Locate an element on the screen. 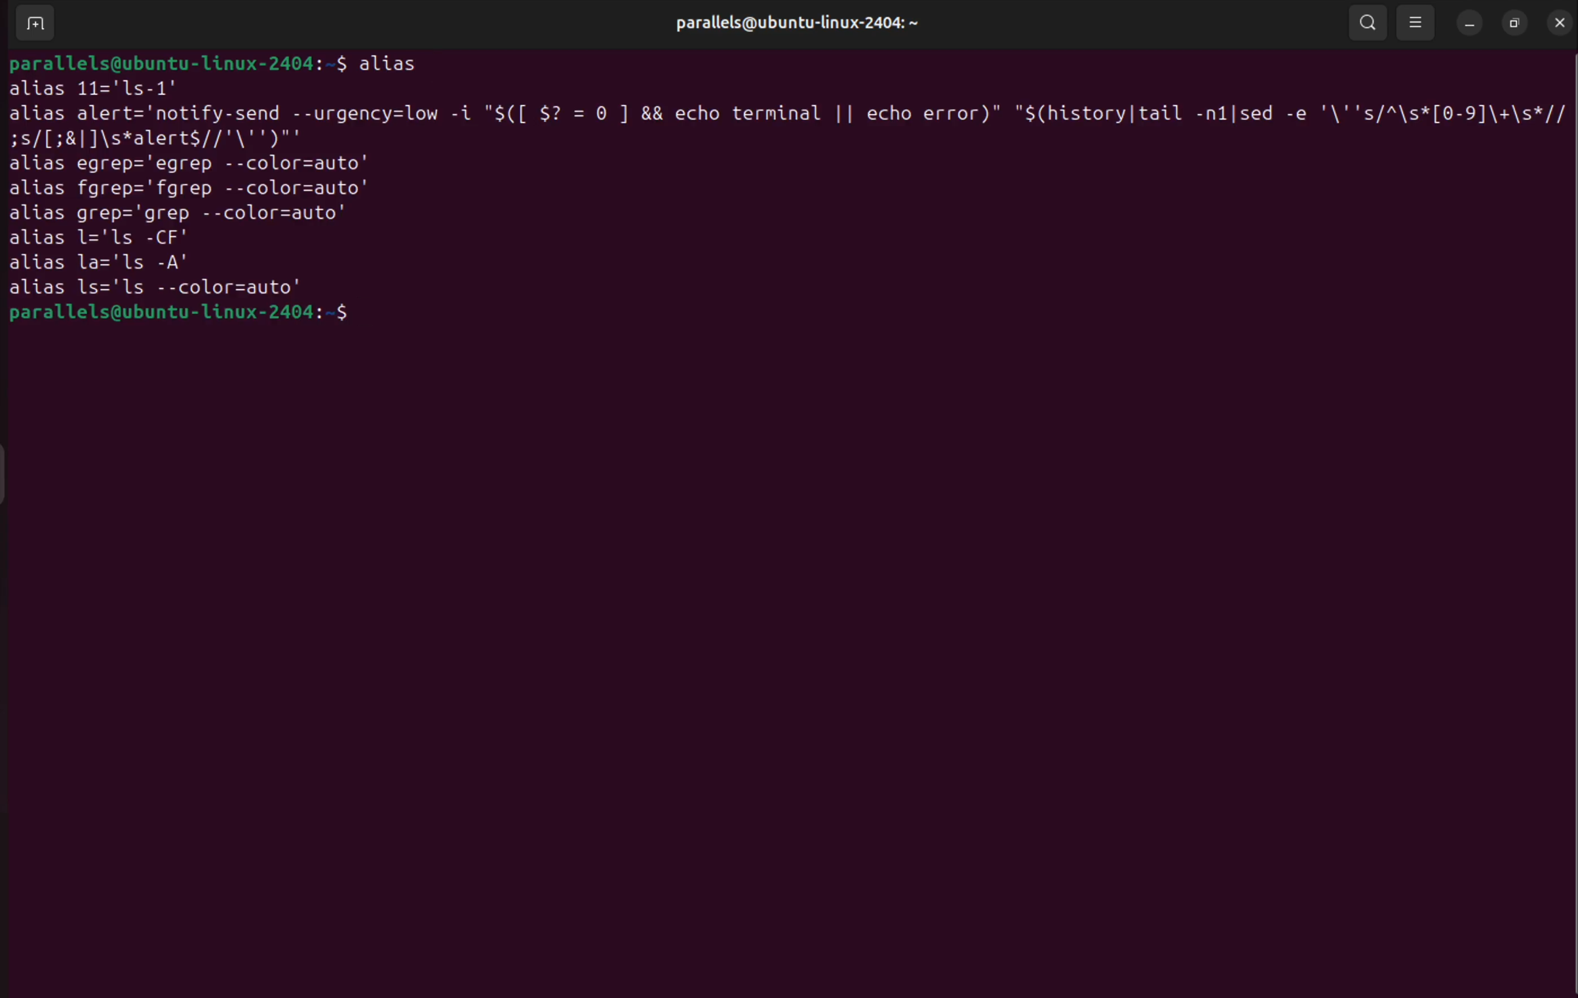  alias alert is located at coordinates (786, 128).